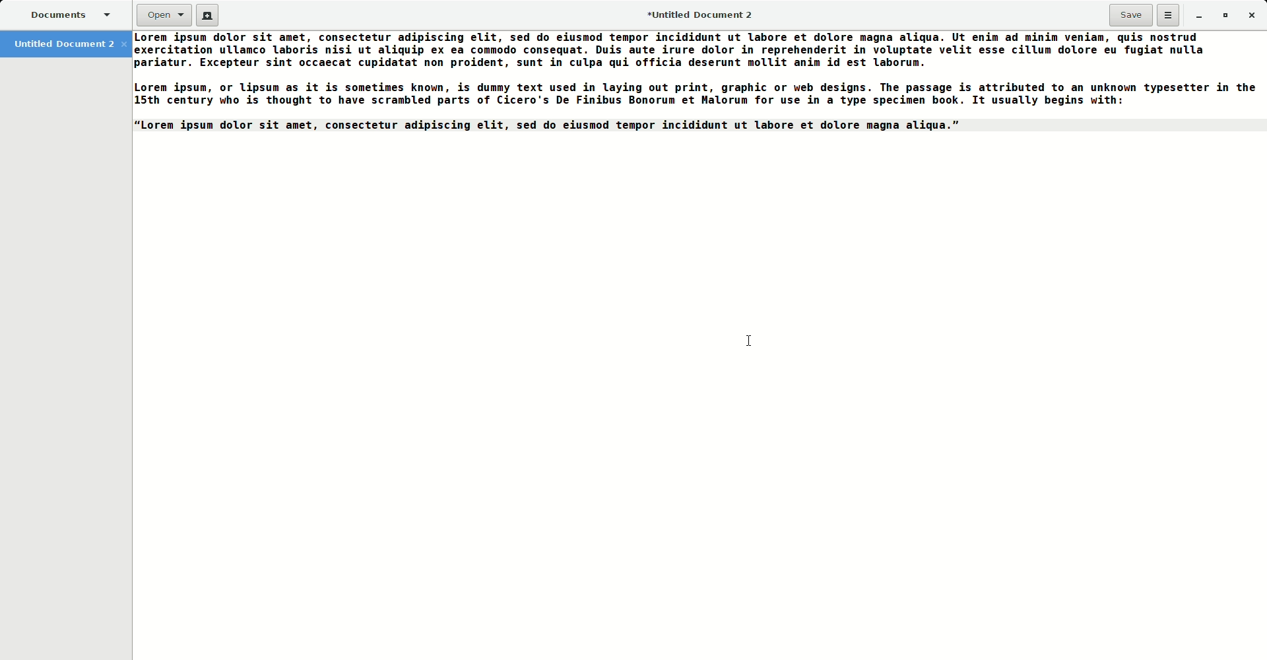  I want to click on Documents, so click(63, 15).